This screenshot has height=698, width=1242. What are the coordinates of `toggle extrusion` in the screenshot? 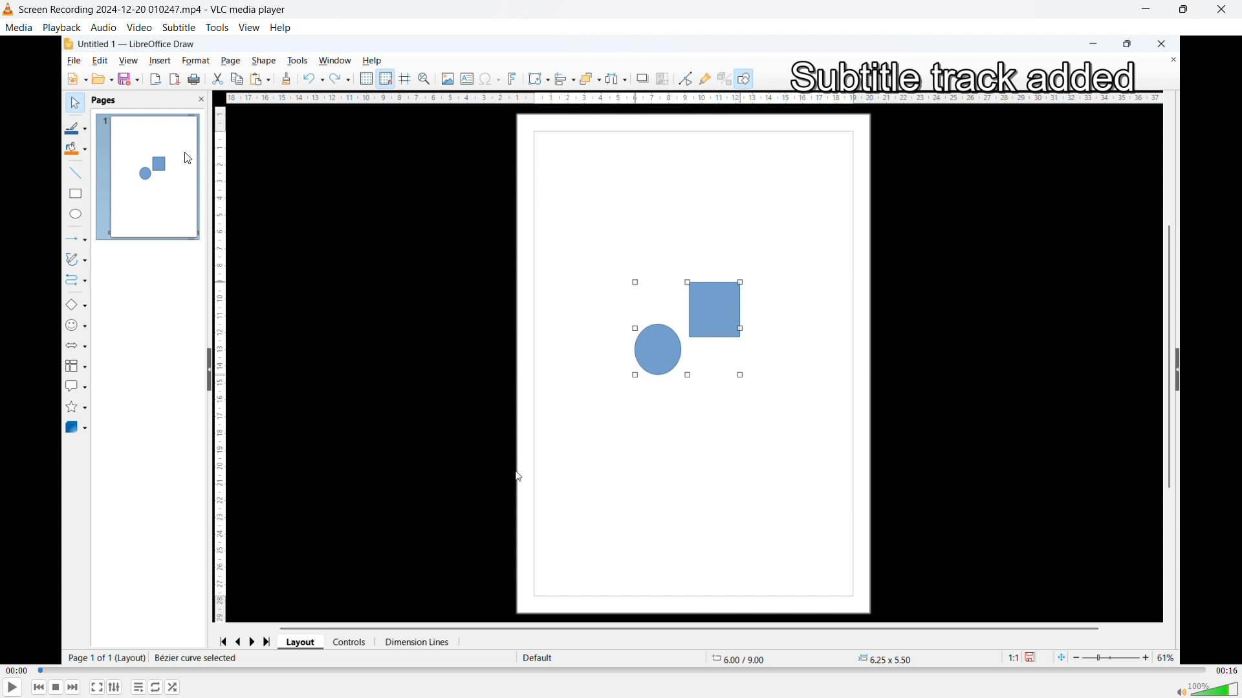 It's located at (724, 79).